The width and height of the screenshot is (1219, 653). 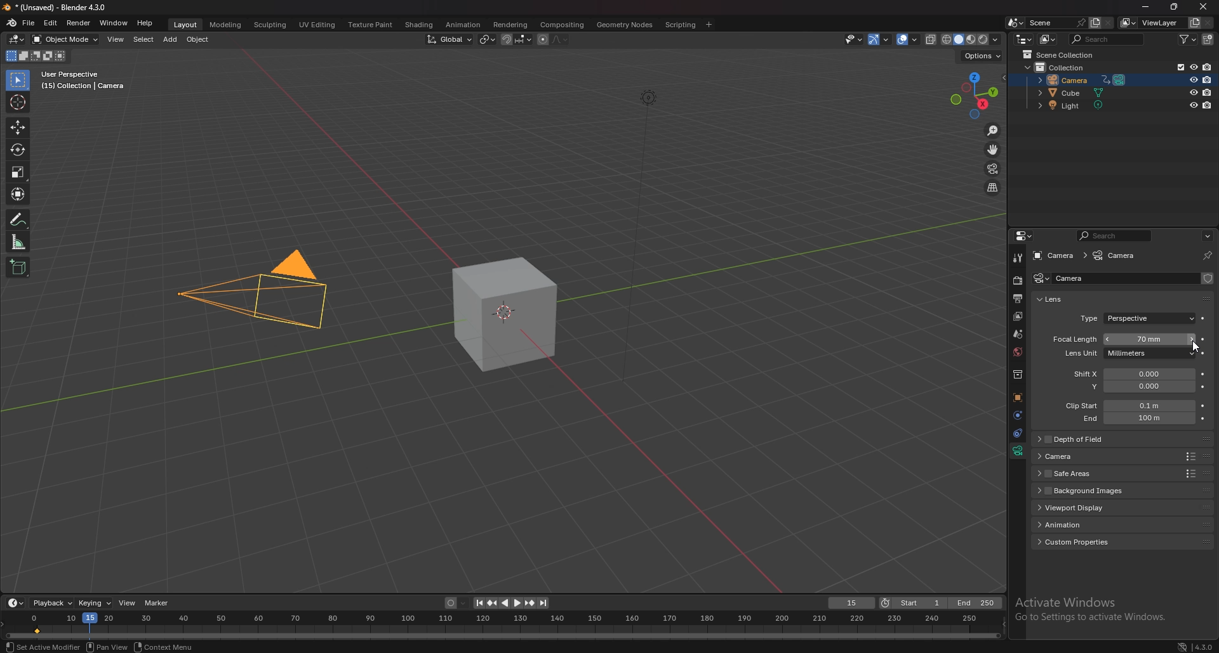 What do you see at coordinates (1117, 256) in the screenshot?
I see `camera` at bounding box center [1117, 256].